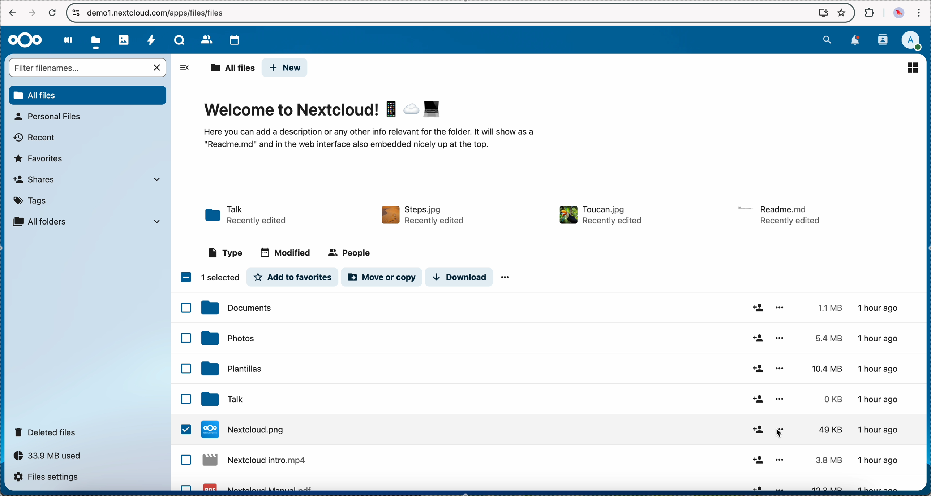 The width and height of the screenshot is (931, 496). I want to click on deleted files, so click(48, 431).